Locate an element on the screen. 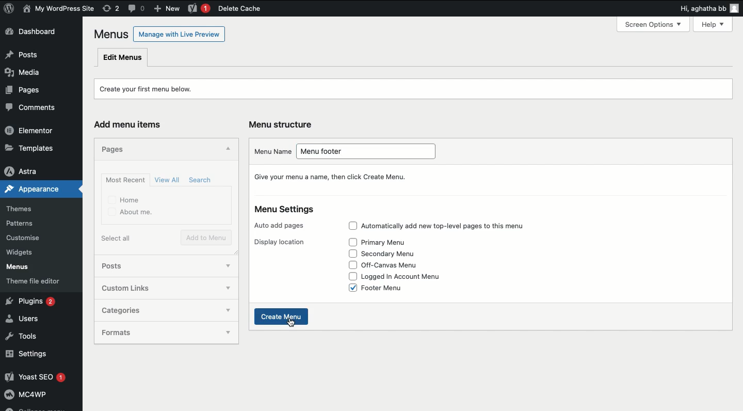 The width and height of the screenshot is (743, 411). show is located at coordinates (227, 333).